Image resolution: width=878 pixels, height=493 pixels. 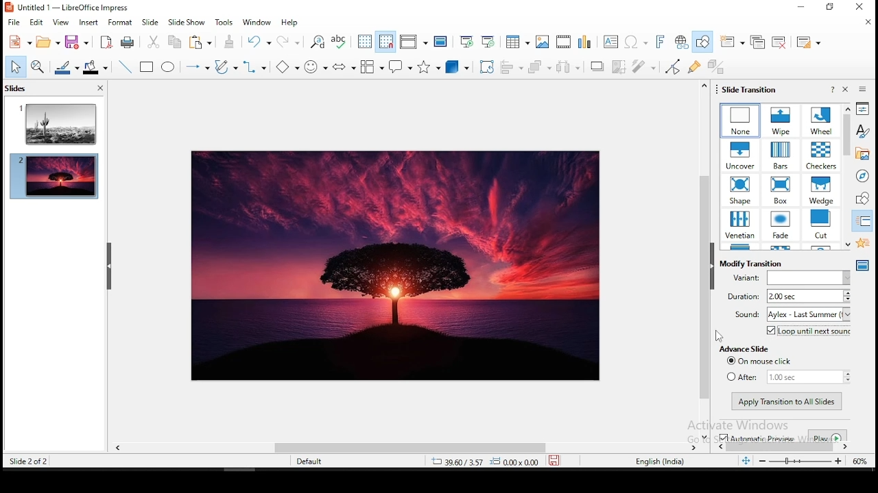 What do you see at coordinates (734, 40) in the screenshot?
I see `new slide` at bounding box center [734, 40].